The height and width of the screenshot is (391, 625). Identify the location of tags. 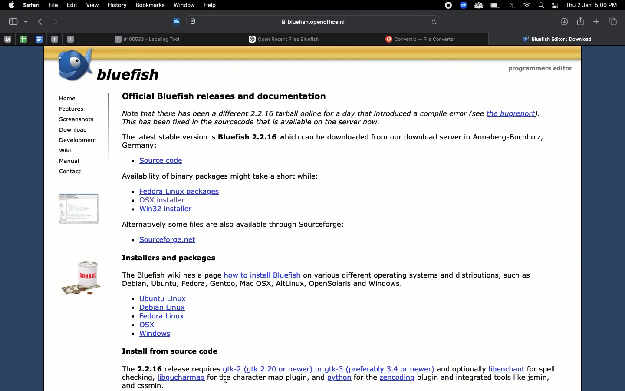
(224, 5).